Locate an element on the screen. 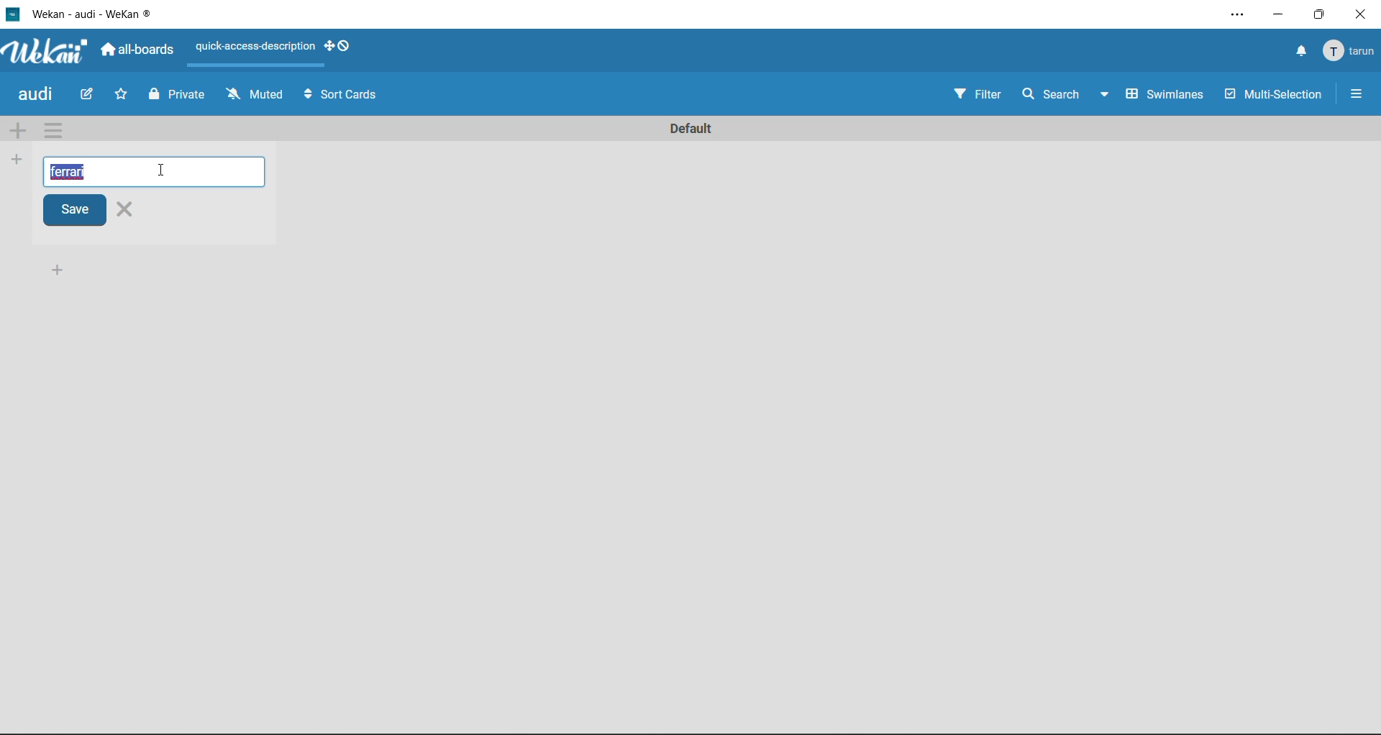 This screenshot has width=1381, height=735. quick-access-description is located at coordinates (252, 47).